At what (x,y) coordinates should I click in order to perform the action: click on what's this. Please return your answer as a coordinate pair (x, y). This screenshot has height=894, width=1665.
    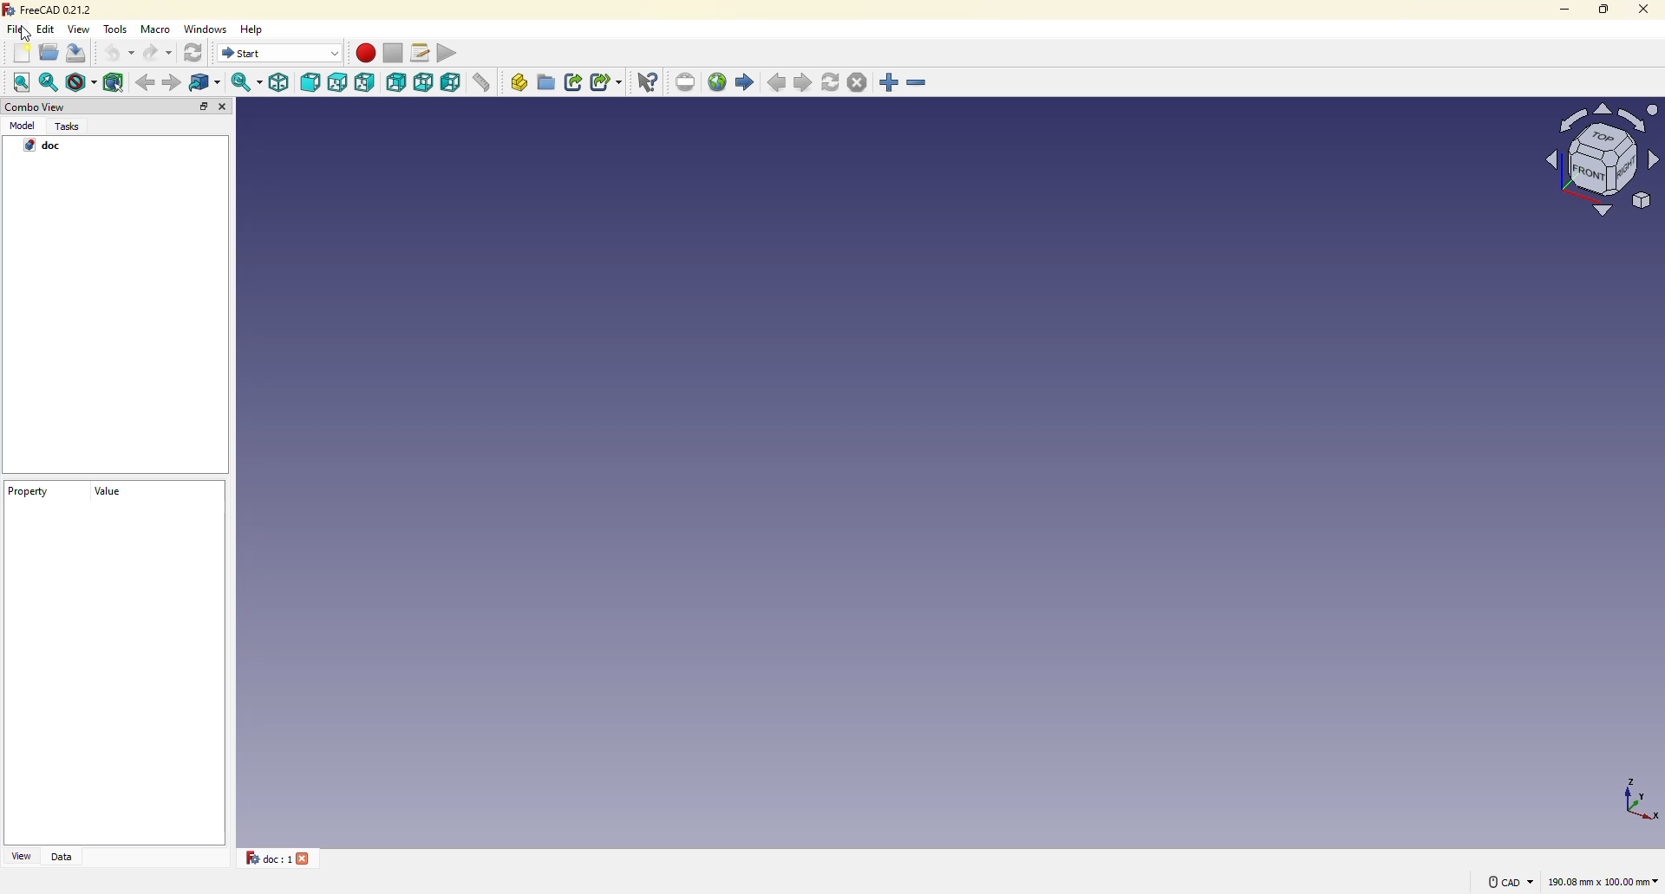
    Looking at the image, I should click on (650, 81).